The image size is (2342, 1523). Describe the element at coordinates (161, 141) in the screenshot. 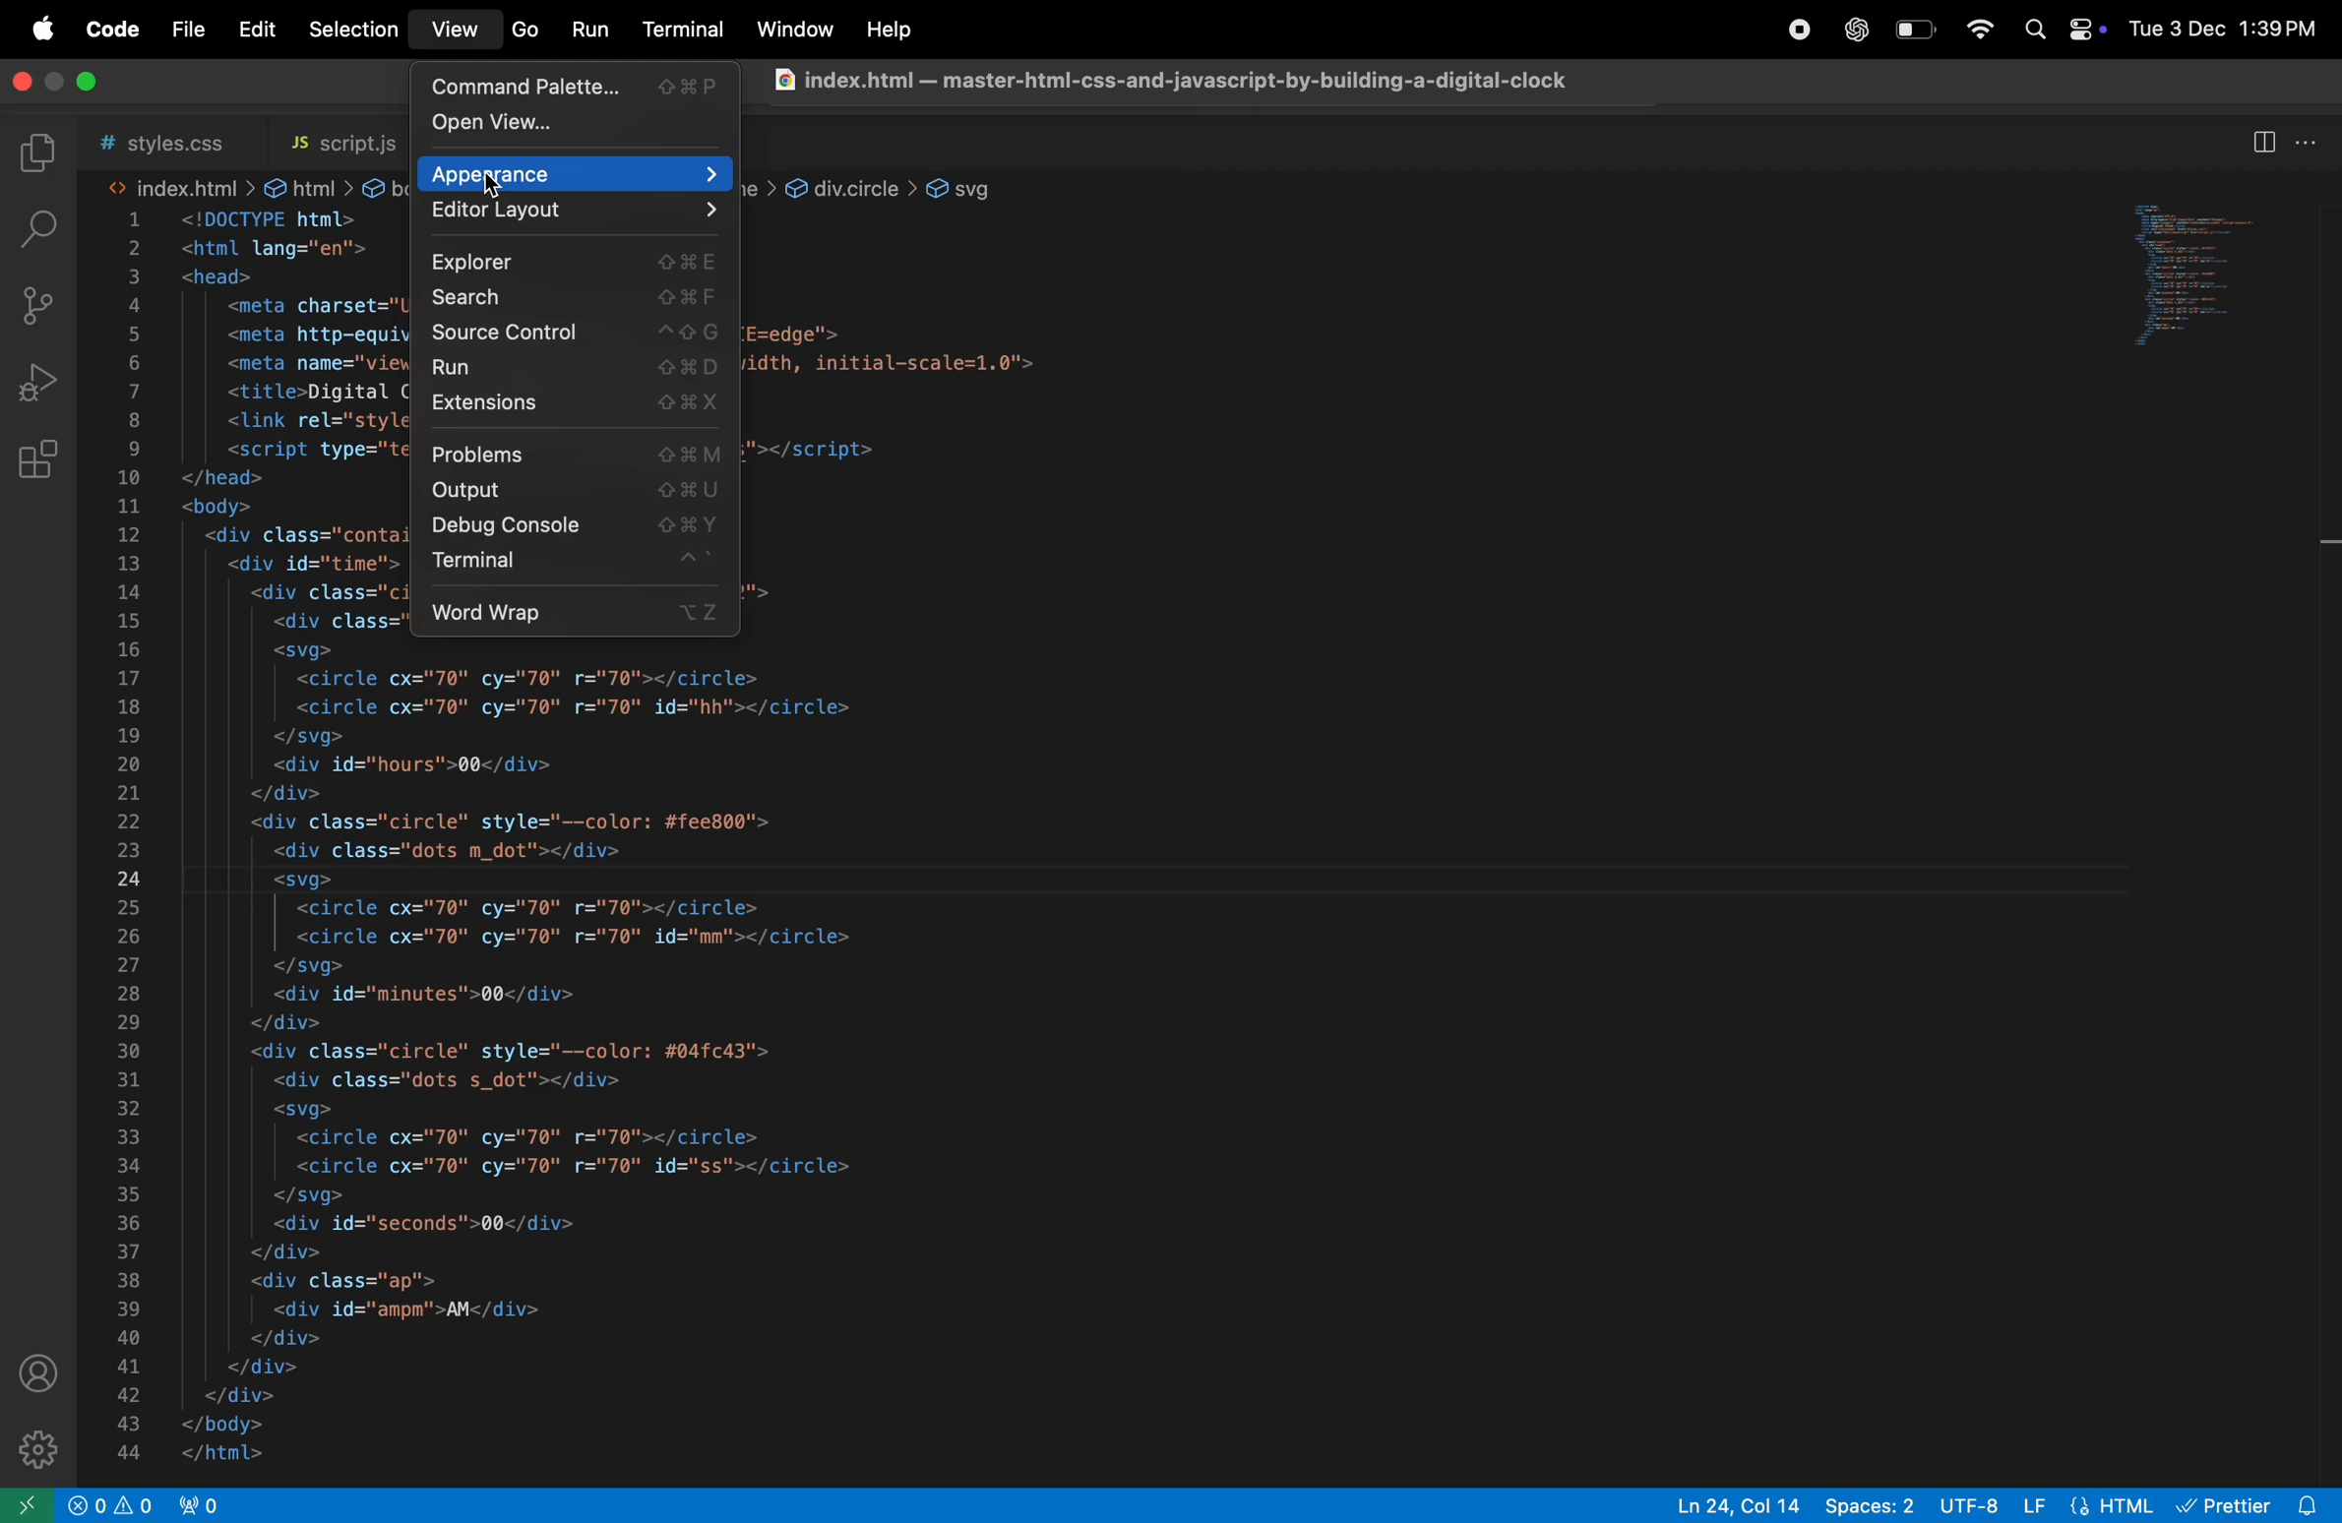

I see `style .css` at that location.